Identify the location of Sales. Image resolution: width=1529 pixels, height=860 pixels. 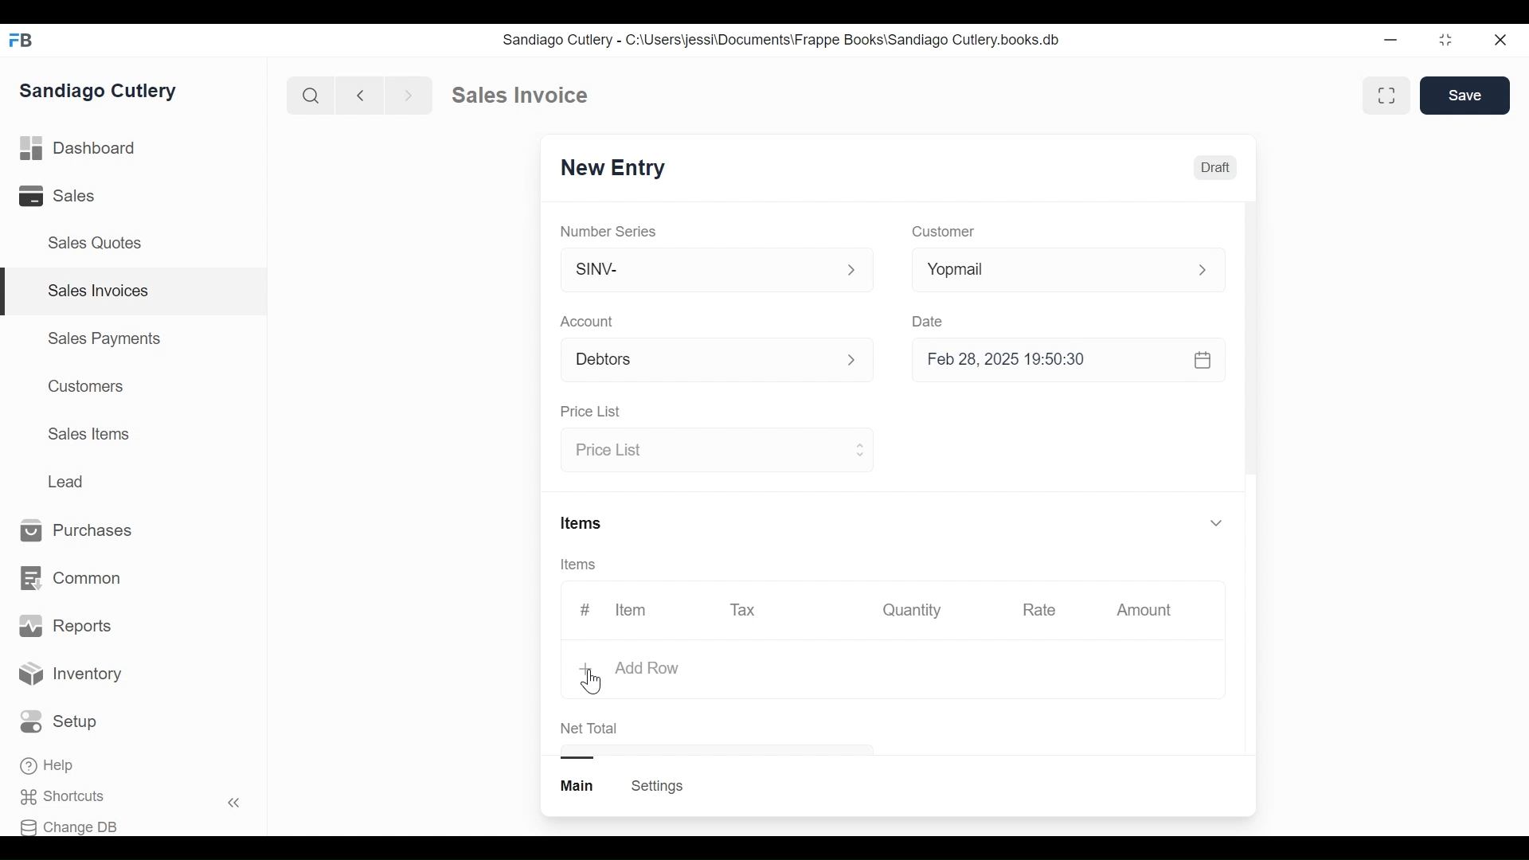
(60, 195).